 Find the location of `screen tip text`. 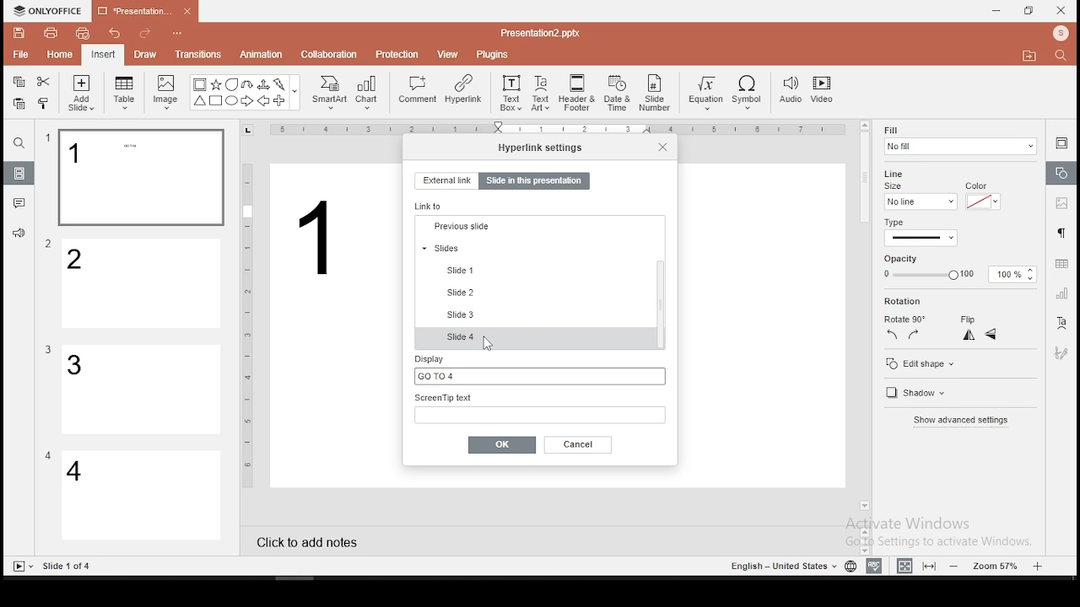

screen tip text is located at coordinates (540, 407).